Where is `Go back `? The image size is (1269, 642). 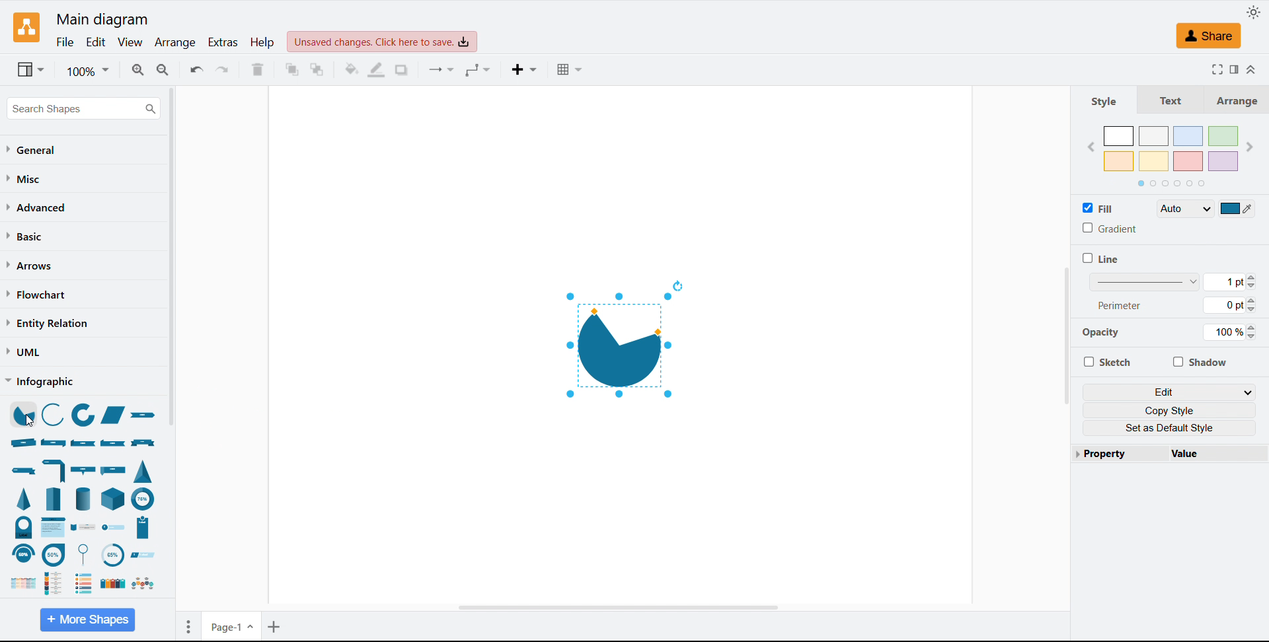 Go back  is located at coordinates (1093, 145).